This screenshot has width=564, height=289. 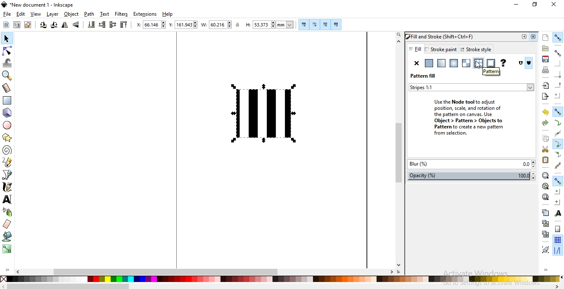 What do you see at coordinates (7, 113) in the screenshot?
I see `create 3d boxes` at bounding box center [7, 113].